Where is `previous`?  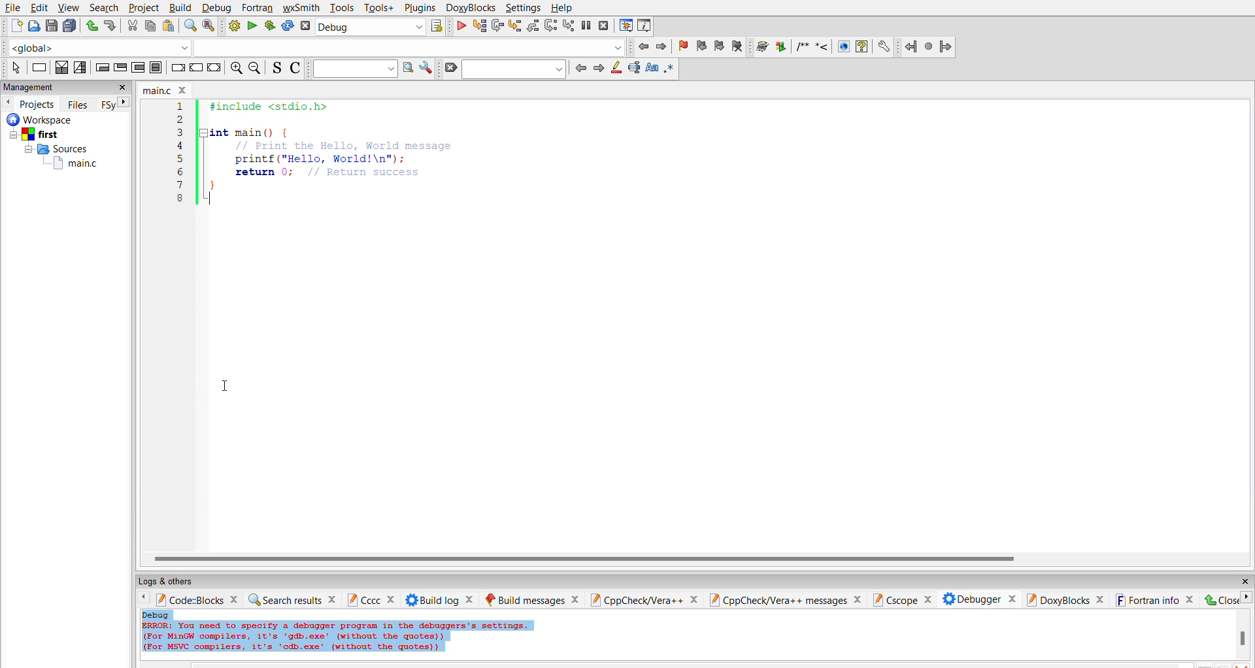
previous is located at coordinates (8, 103).